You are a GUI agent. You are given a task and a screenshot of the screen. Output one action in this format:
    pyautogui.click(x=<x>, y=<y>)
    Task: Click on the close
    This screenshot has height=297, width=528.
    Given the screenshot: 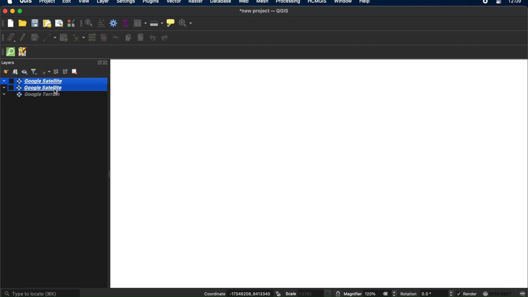 What is the action you would take?
    pyautogui.click(x=385, y=294)
    